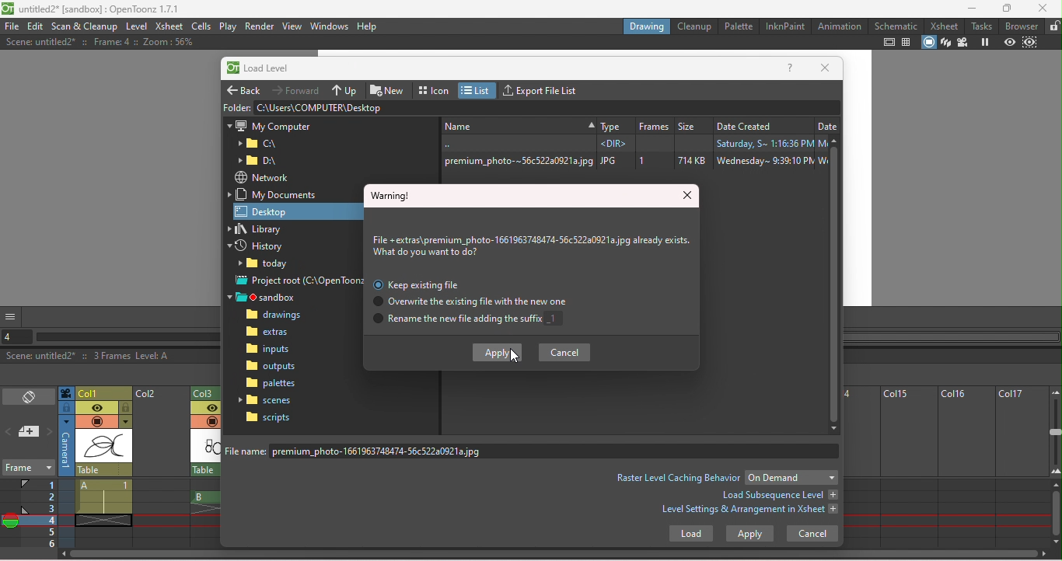 This screenshot has width=1062, height=561. Describe the element at coordinates (101, 520) in the screenshot. I see `cell` at that location.